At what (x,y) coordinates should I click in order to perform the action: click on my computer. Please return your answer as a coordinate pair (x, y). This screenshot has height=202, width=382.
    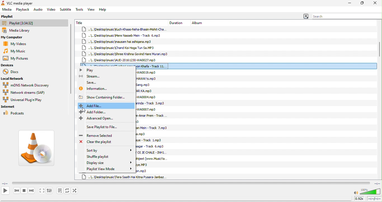
    Looking at the image, I should click on (16, 37).